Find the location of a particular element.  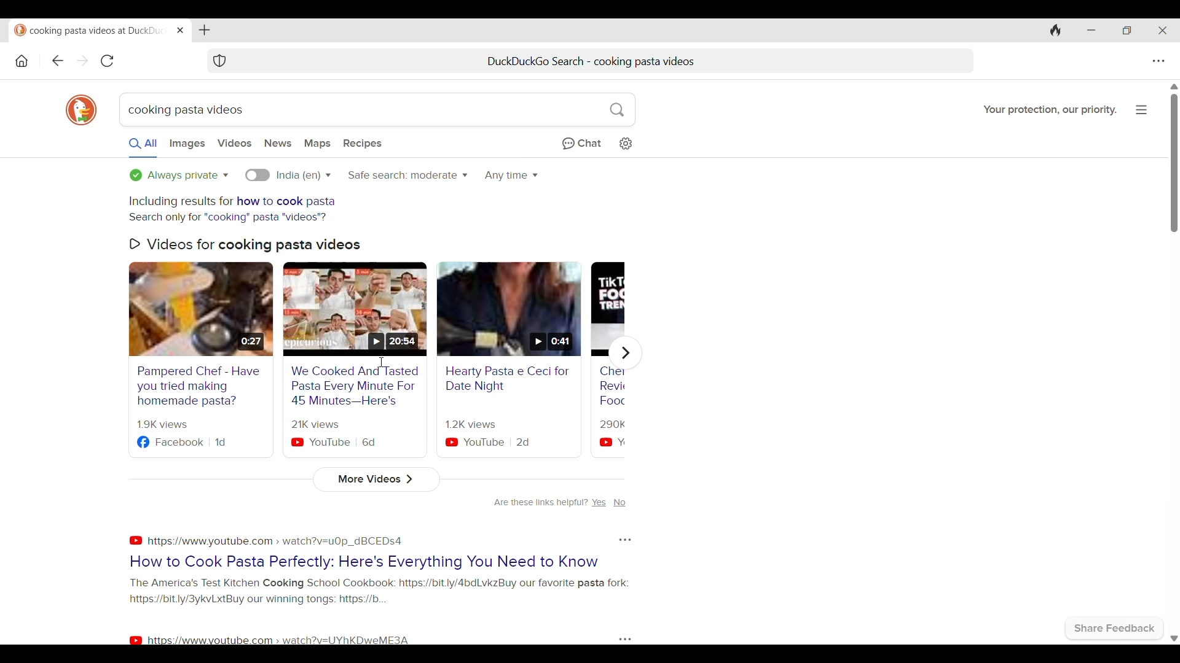

Healthy pasta e ceci date night is located at coordinates (510, 358).